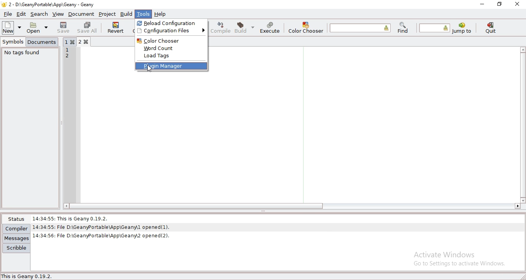  Describe the element at coordinates (500, 4) in the screenshot. I see `restore window` at that location.